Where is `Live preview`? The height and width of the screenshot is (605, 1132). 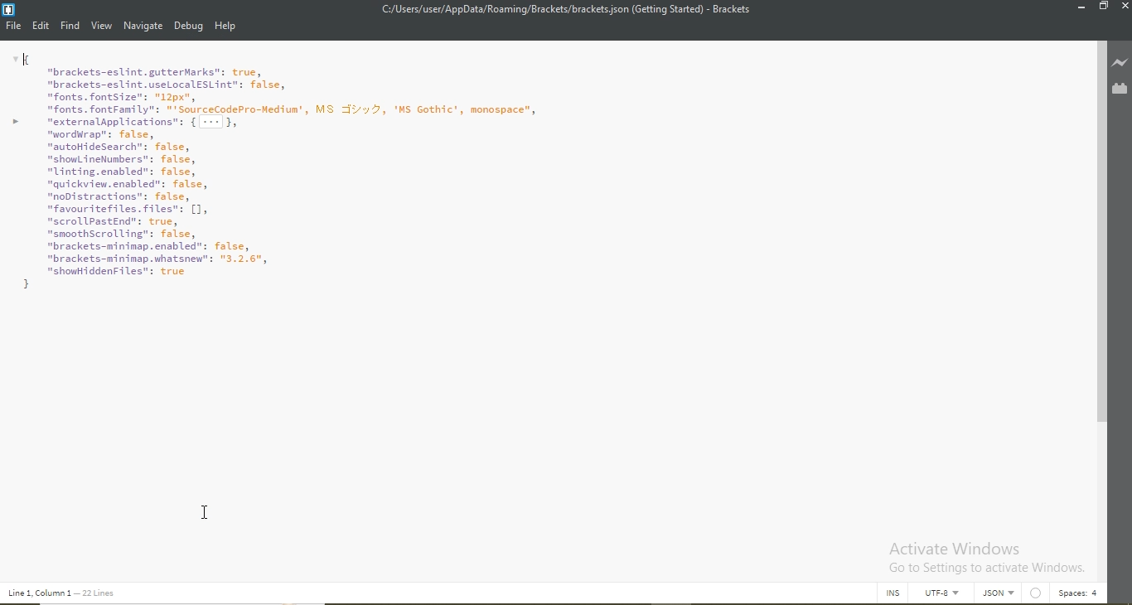 Live preview is located at coordinates (1120, 63).